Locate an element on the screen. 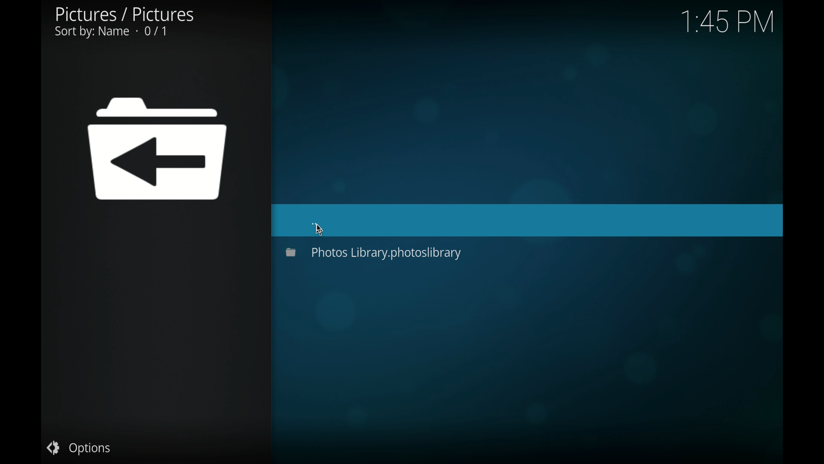 The height and width of the screenshot is (464, 824). folder is located at coordinates (374, 253).